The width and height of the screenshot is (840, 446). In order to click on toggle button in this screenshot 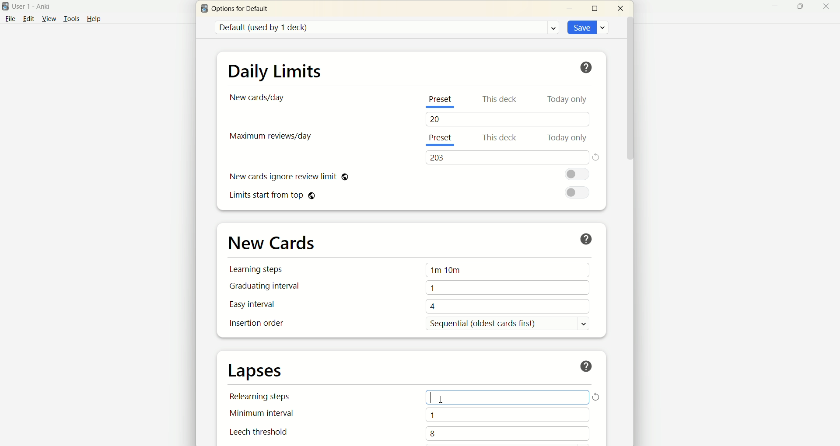, I will do `click(577, 193)`.